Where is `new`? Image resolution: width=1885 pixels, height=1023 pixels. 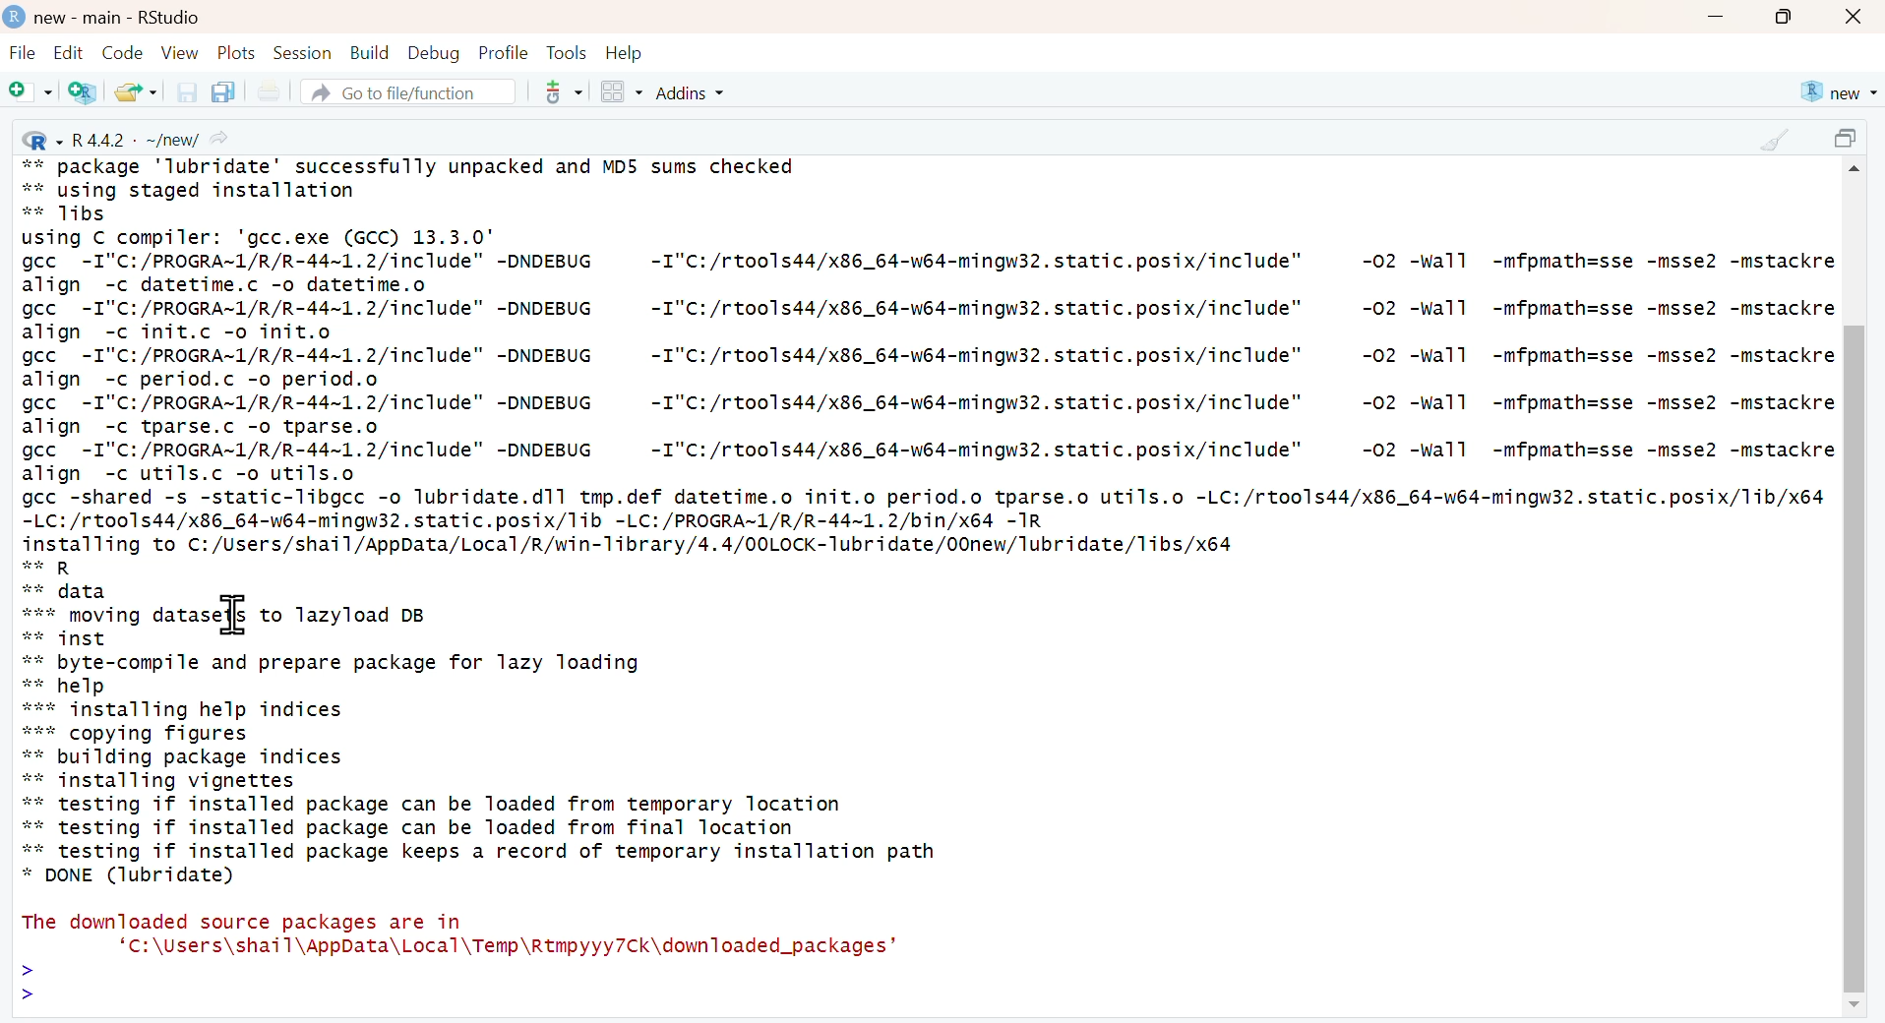
new is located at coordinates (1837, 92).